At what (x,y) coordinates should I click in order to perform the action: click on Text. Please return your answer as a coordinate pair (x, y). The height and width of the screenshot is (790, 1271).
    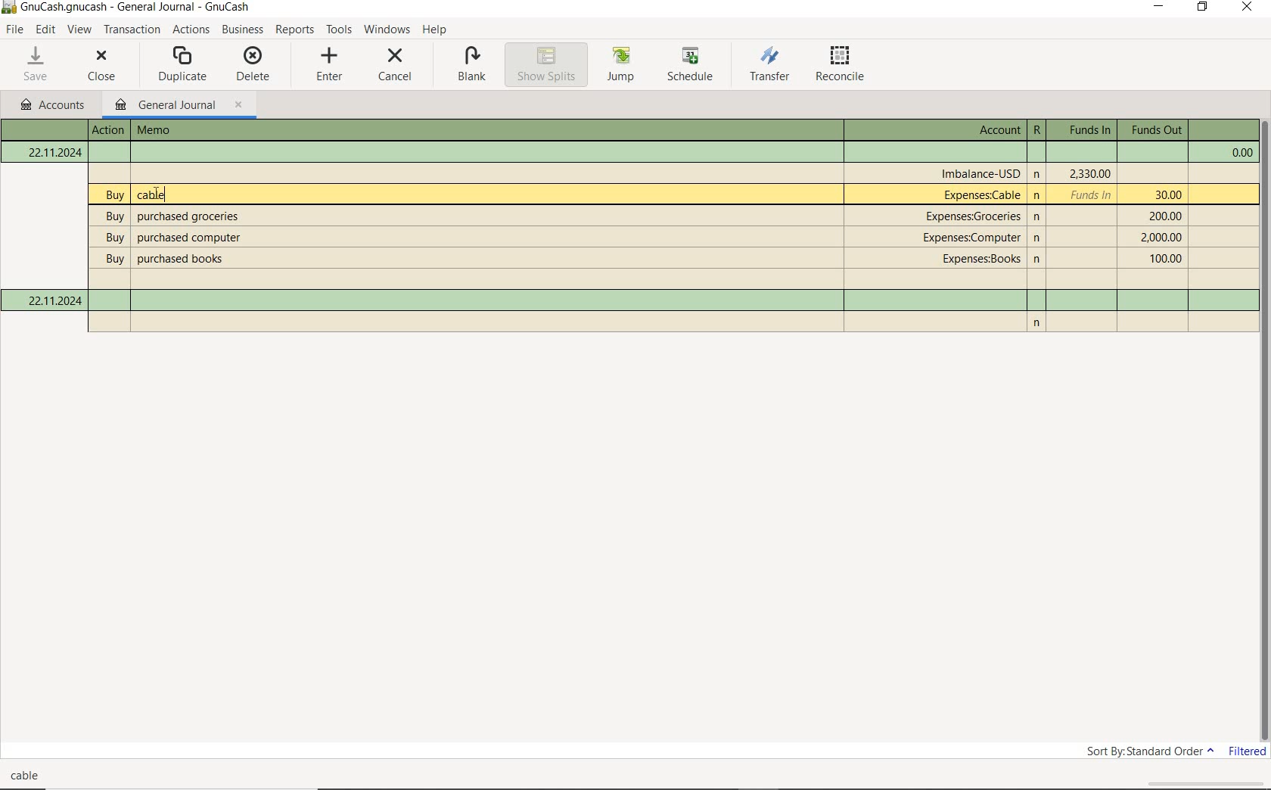
    Looking at the image, I should click on (221, 130).